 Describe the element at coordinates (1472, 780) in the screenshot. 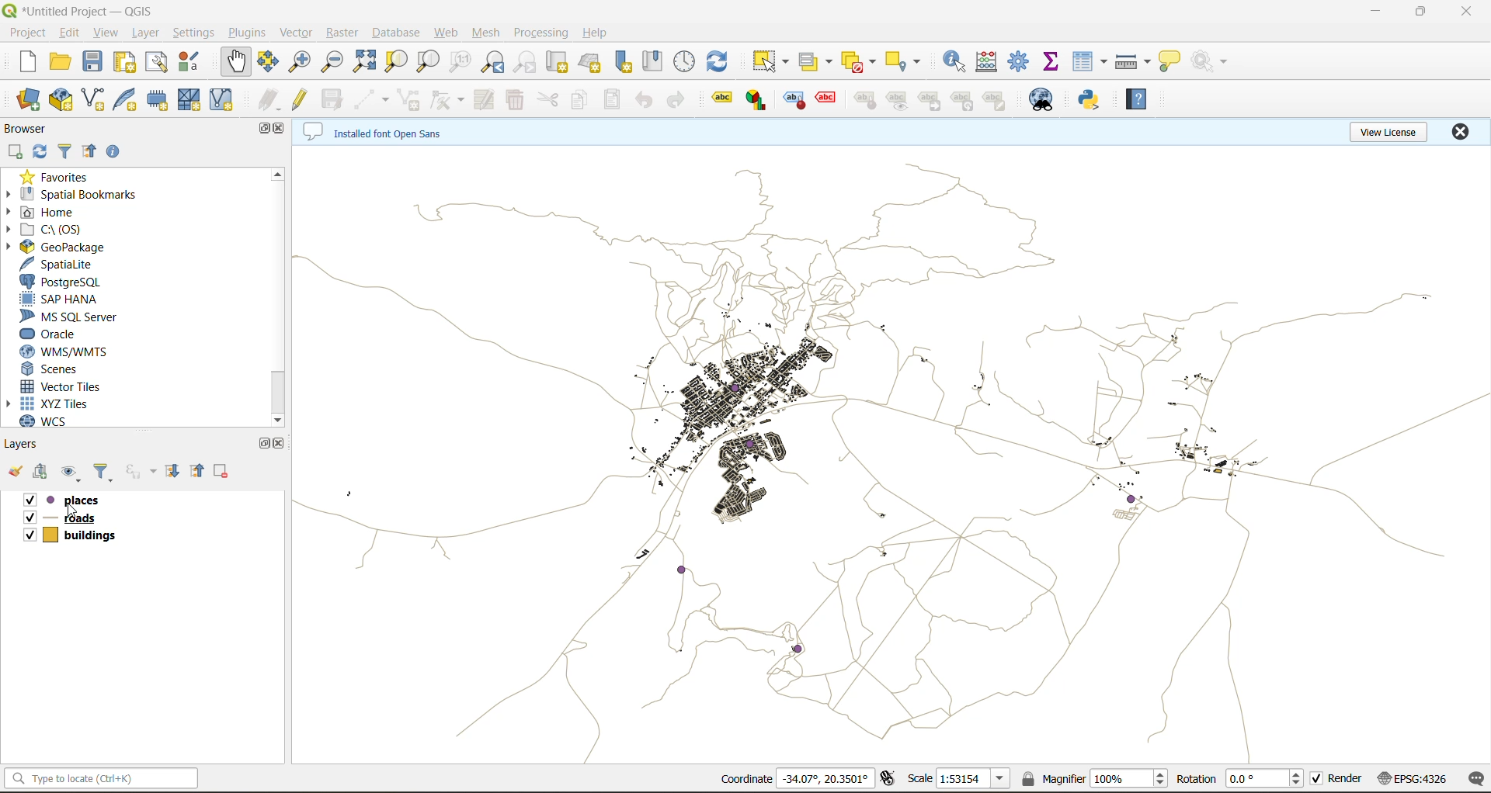

I see `log messages` at that location.